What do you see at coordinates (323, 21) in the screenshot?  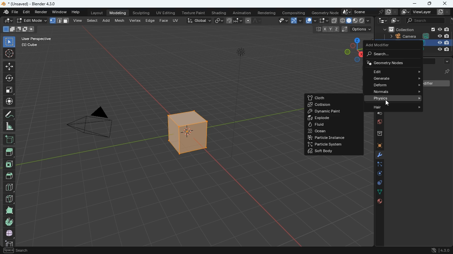 I see `select` at bounding box center [323, 21].